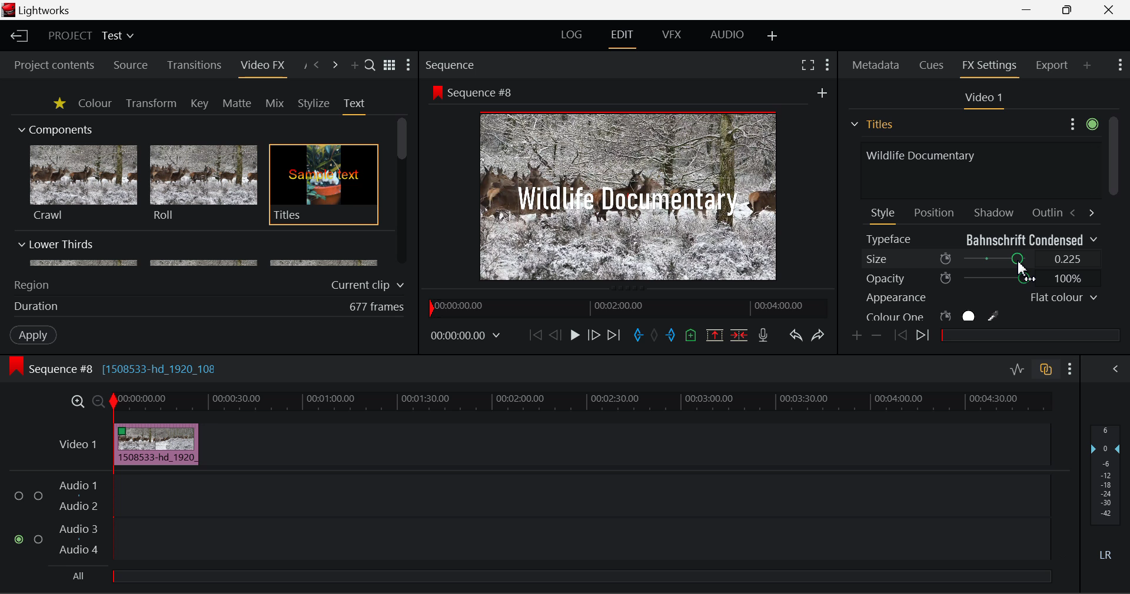 The height and width of the screenshot is (594, 1130). Describe the element at coordinates (79, 576) in the screenshot. I see `All` at that location.